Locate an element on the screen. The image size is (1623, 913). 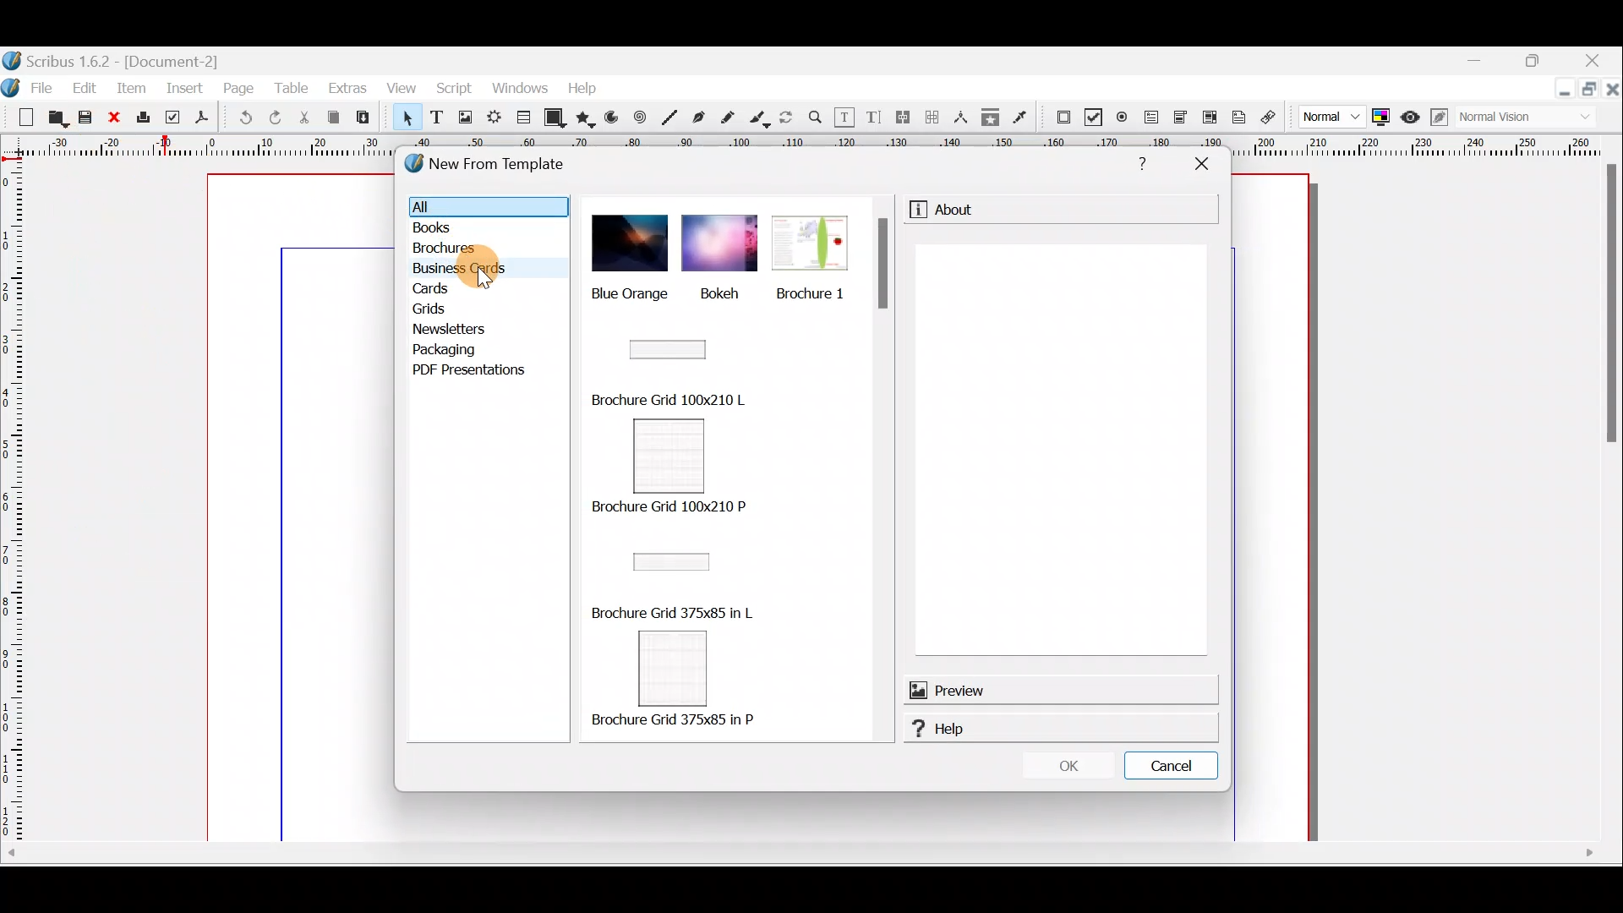
Grids is located at coordinates (447, 309).